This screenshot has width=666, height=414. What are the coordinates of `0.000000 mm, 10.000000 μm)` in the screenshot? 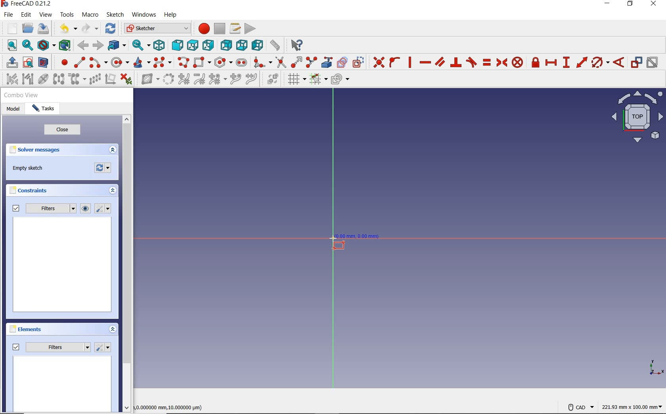 It's located at (175, 408).